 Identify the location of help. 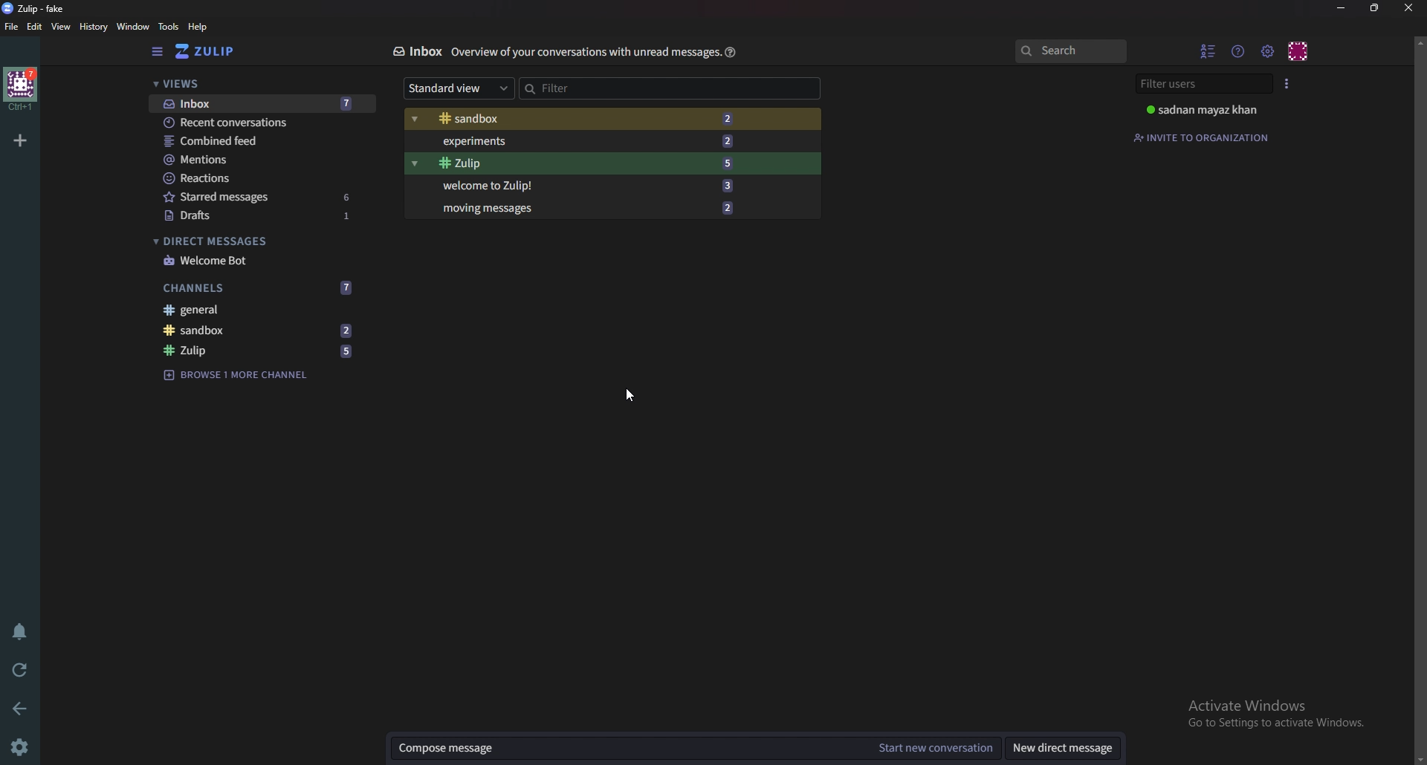
(198, 27).